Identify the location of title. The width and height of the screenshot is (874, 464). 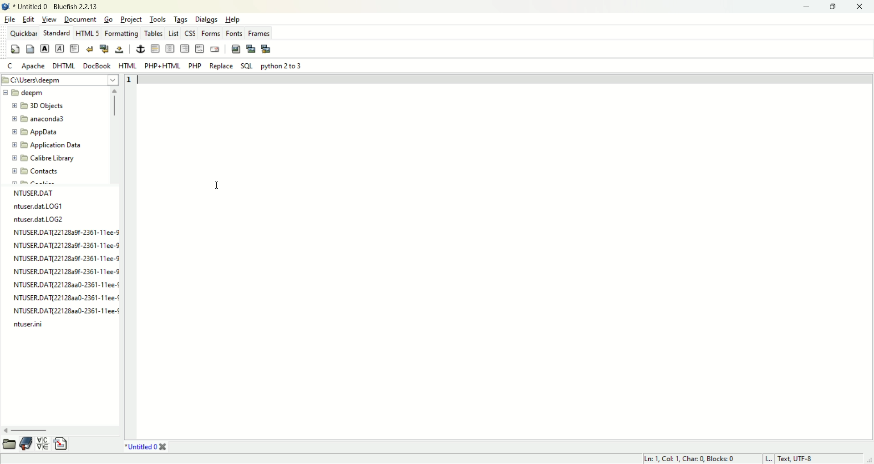
(56, 7).